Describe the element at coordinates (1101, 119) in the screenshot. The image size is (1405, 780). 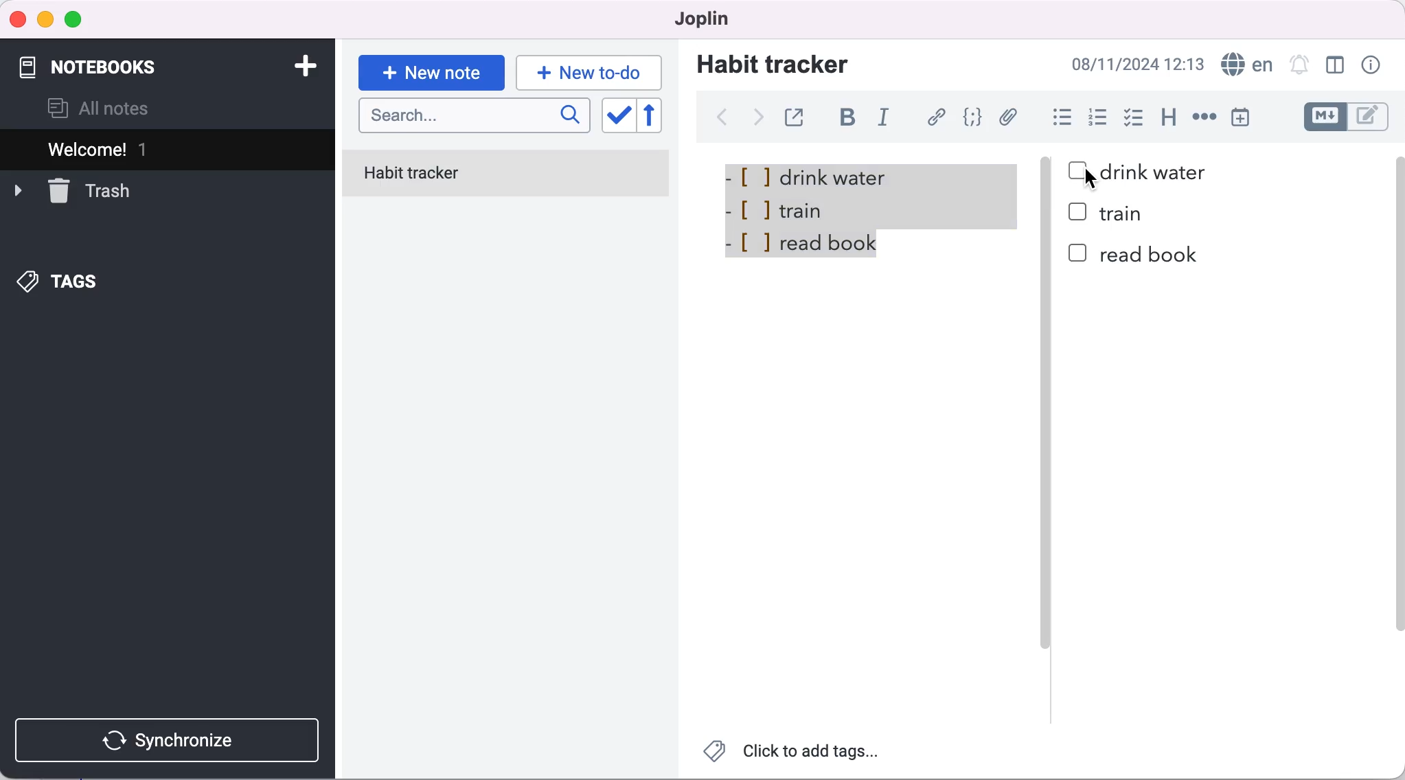
I see `numbered list` at that location.